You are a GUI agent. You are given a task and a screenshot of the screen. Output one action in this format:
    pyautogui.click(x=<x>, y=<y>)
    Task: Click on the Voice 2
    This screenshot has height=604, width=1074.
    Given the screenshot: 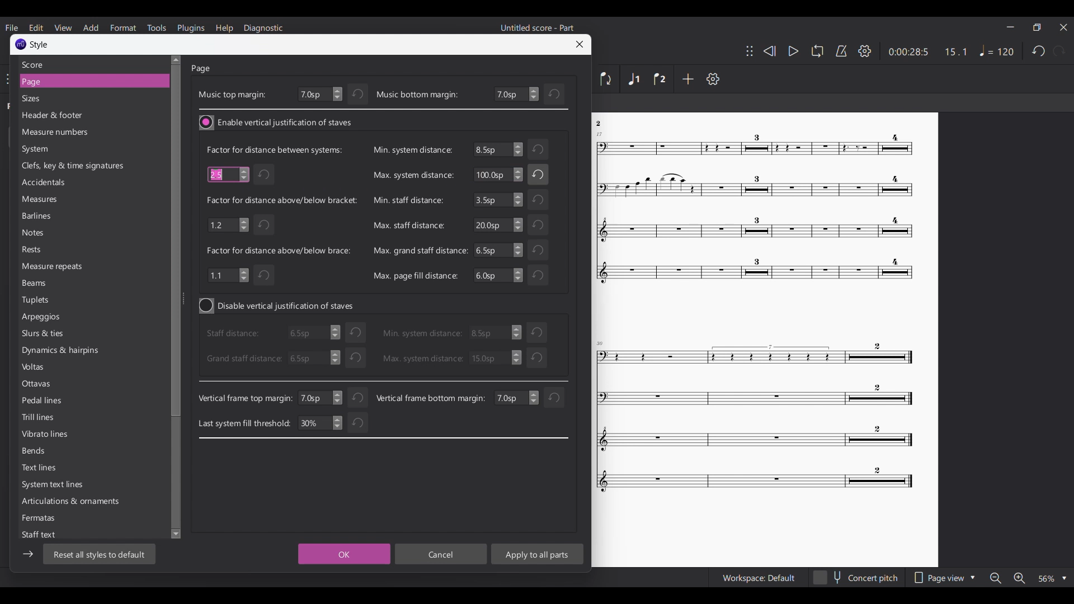 What is the action you would take?
    pyautogui.click(x=660, y=79)
    